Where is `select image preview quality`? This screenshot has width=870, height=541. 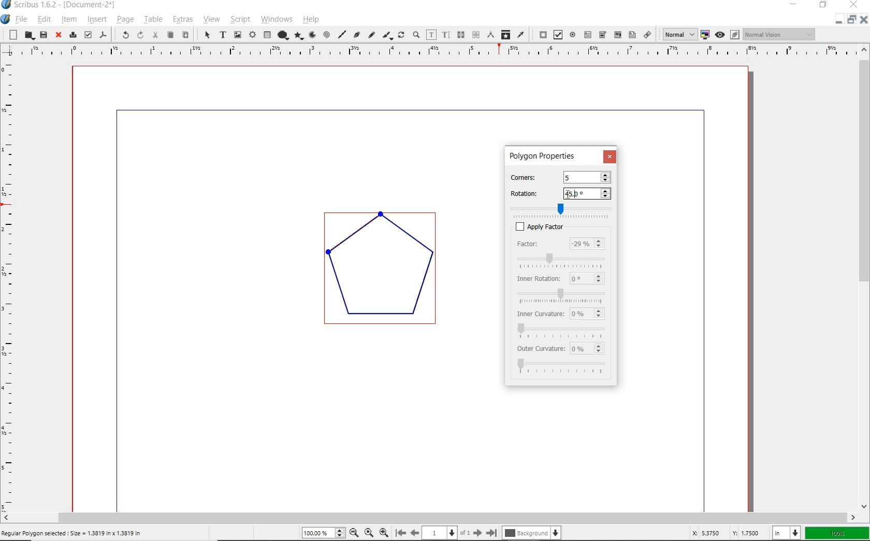
select image preview quality is located at coordinates (676, 34).